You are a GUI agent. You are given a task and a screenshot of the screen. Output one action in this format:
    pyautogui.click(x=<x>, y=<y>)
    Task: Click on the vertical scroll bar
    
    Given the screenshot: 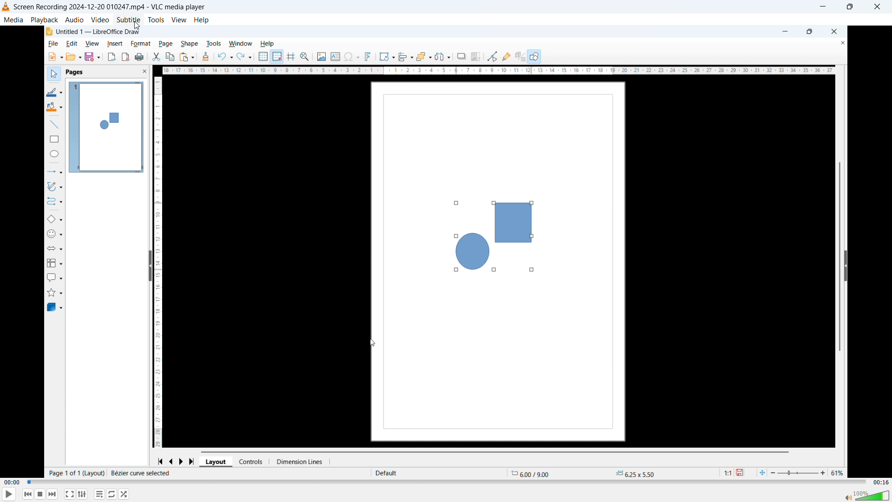 What is the action you would take?
    pyautogui.click(x=839, y=251)
    